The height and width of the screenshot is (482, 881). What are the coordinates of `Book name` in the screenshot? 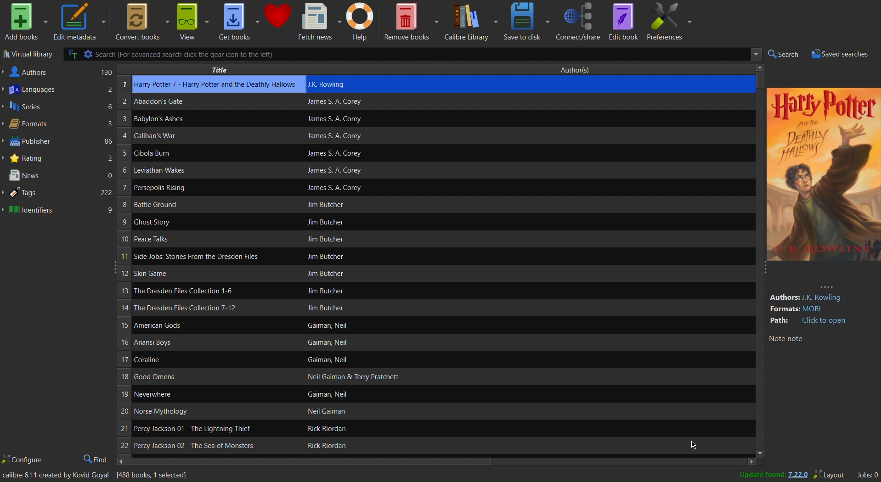 It's located at (176, 412).